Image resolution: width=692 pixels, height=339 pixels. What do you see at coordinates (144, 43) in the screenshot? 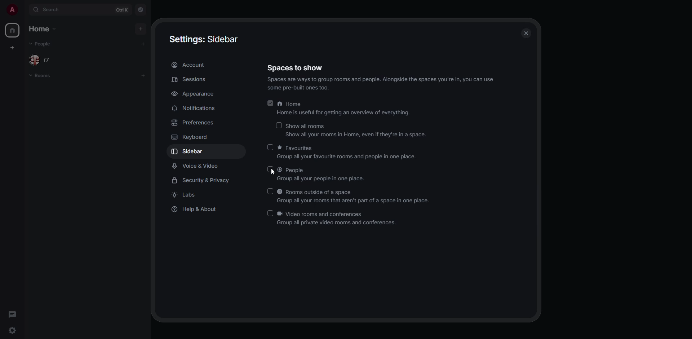
I see `add` at bounding box center [144, 43].